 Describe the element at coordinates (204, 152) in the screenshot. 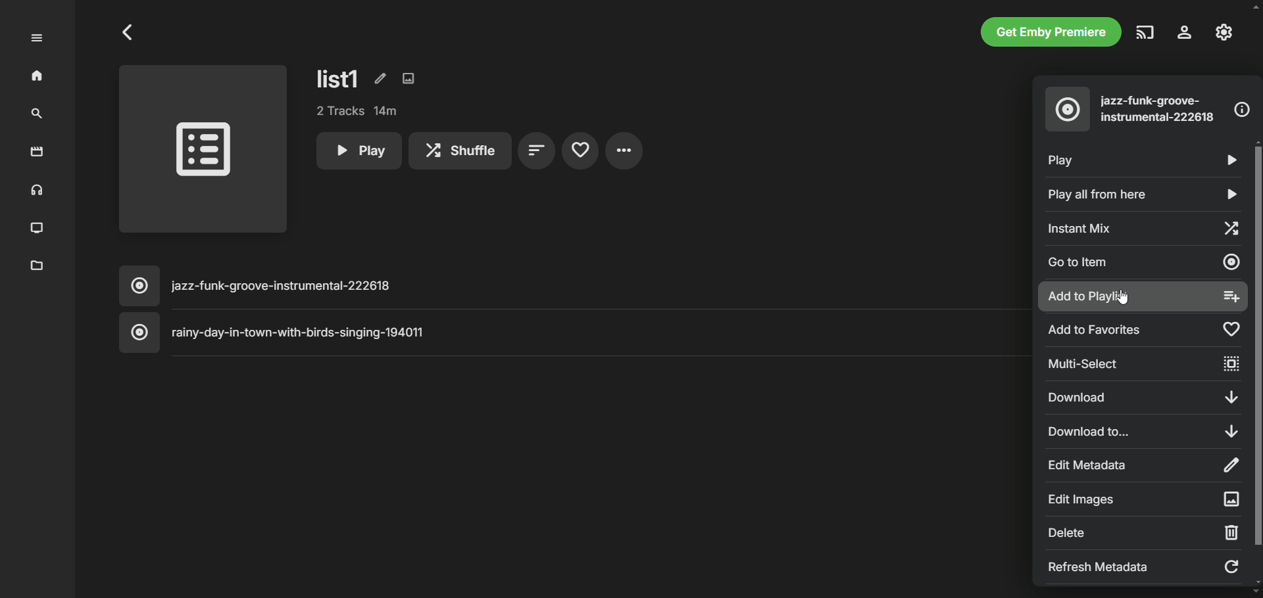

I see `playlist` at that location.